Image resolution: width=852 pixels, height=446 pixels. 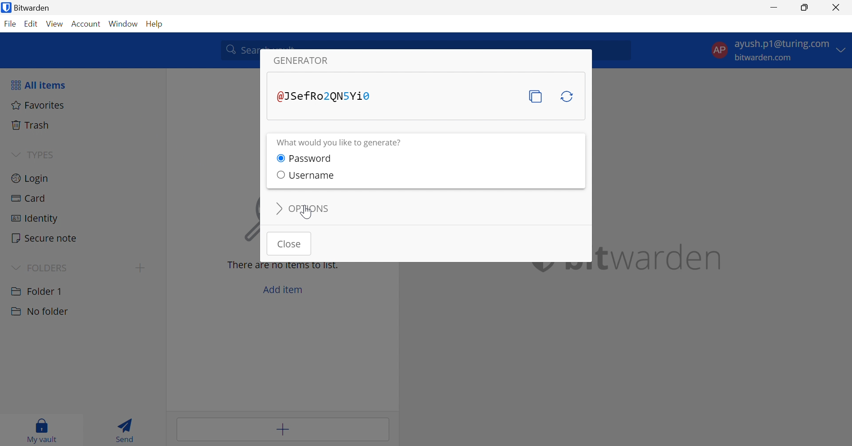 What do you see at coordinates (45, 238) in the screenshot?
I see `Secure note` at bounding box center [45, 238].